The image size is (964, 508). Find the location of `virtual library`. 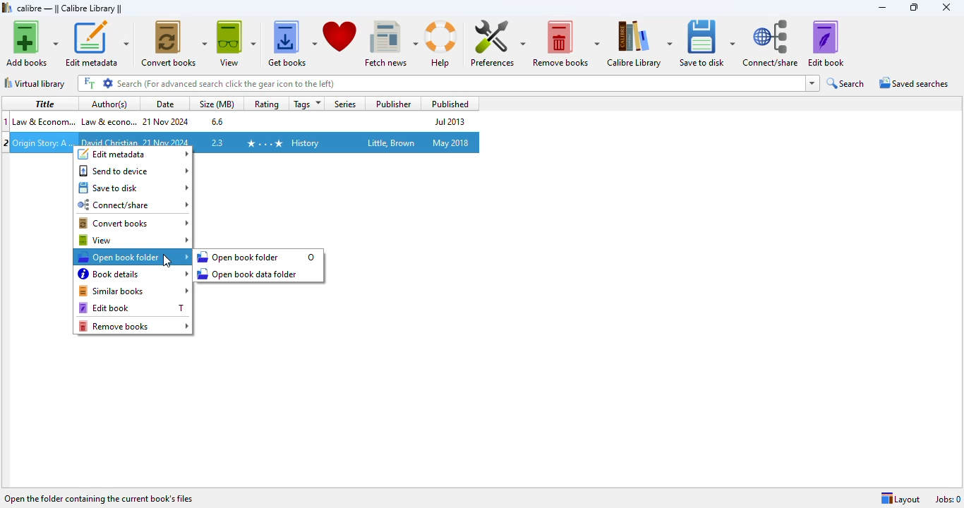

virtual library is located at coordinates (35, 83).